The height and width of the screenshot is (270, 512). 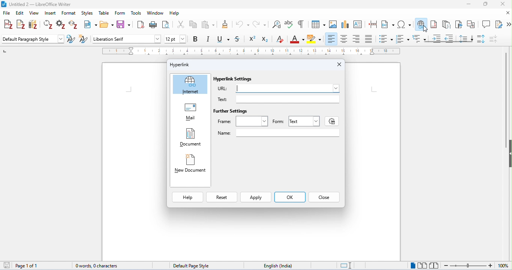 I want to click on zoom, so click(x=476, y=266).